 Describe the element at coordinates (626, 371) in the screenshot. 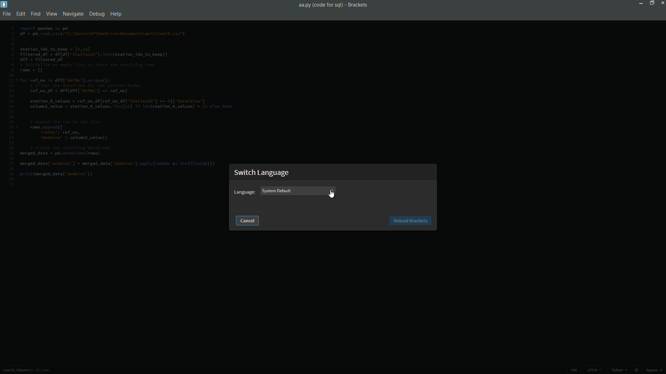

I see `python` at that location.